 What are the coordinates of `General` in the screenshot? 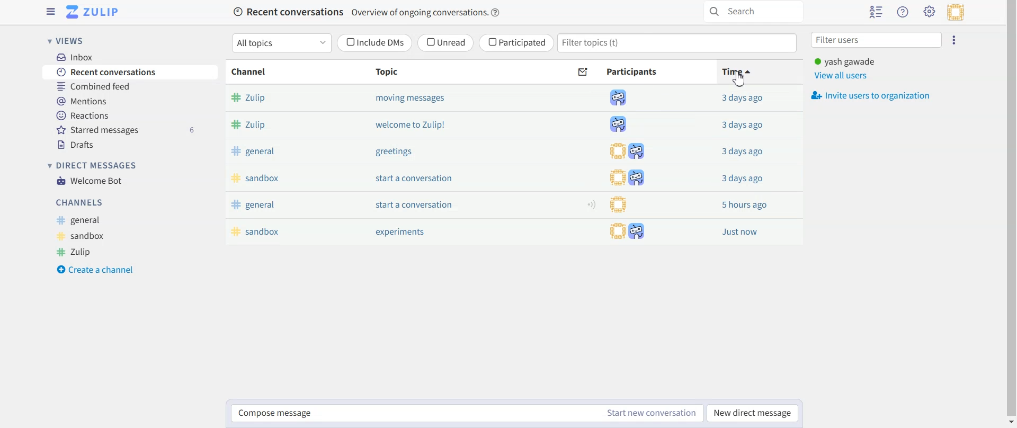 It's located at (77, 220).